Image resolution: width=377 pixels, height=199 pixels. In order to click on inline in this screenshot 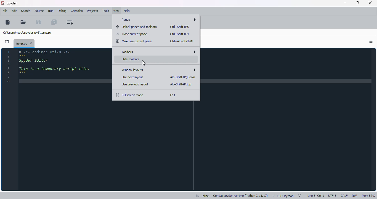, I will do `click(202, 196)`.